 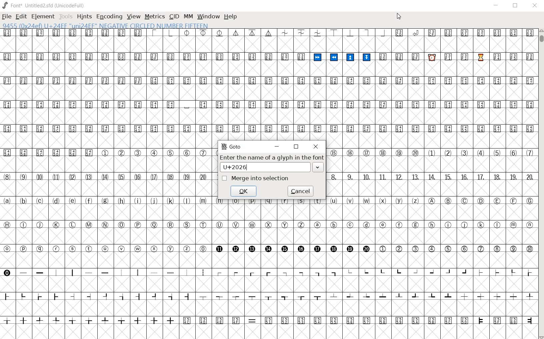 I want to click on GLYPHS, so click(x=105, y=181).